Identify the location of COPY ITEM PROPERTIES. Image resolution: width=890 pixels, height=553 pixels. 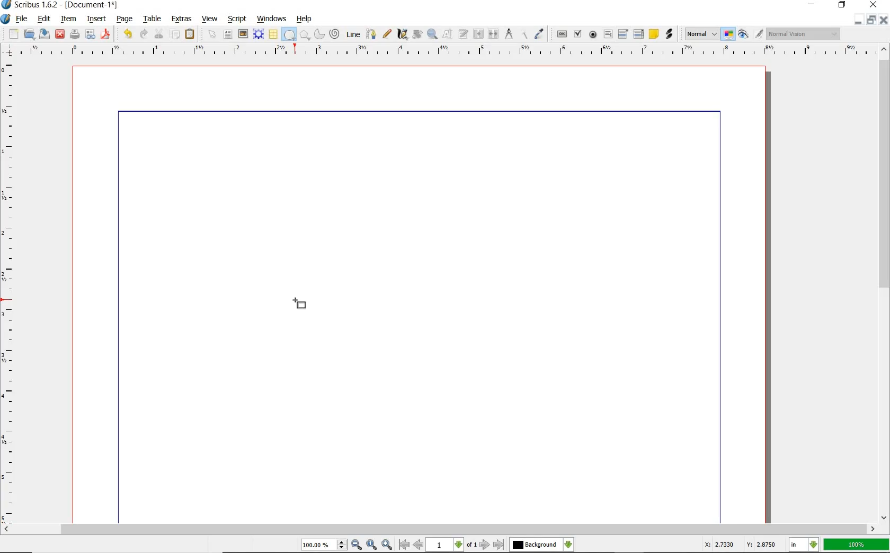
(524, 33).